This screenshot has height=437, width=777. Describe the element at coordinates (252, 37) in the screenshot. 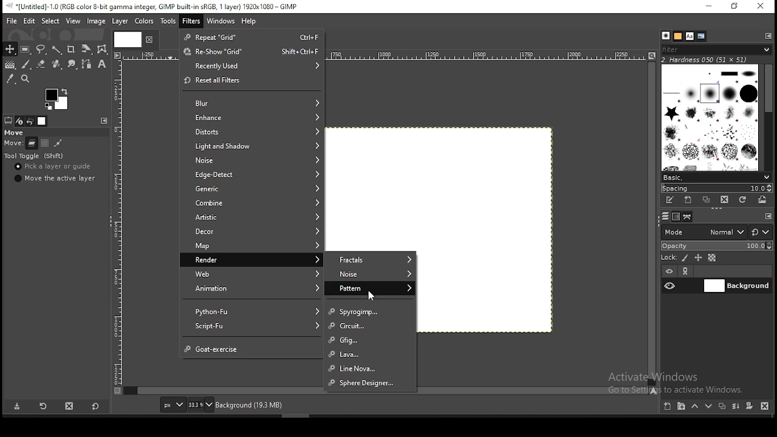

I see `repeat` at that location.